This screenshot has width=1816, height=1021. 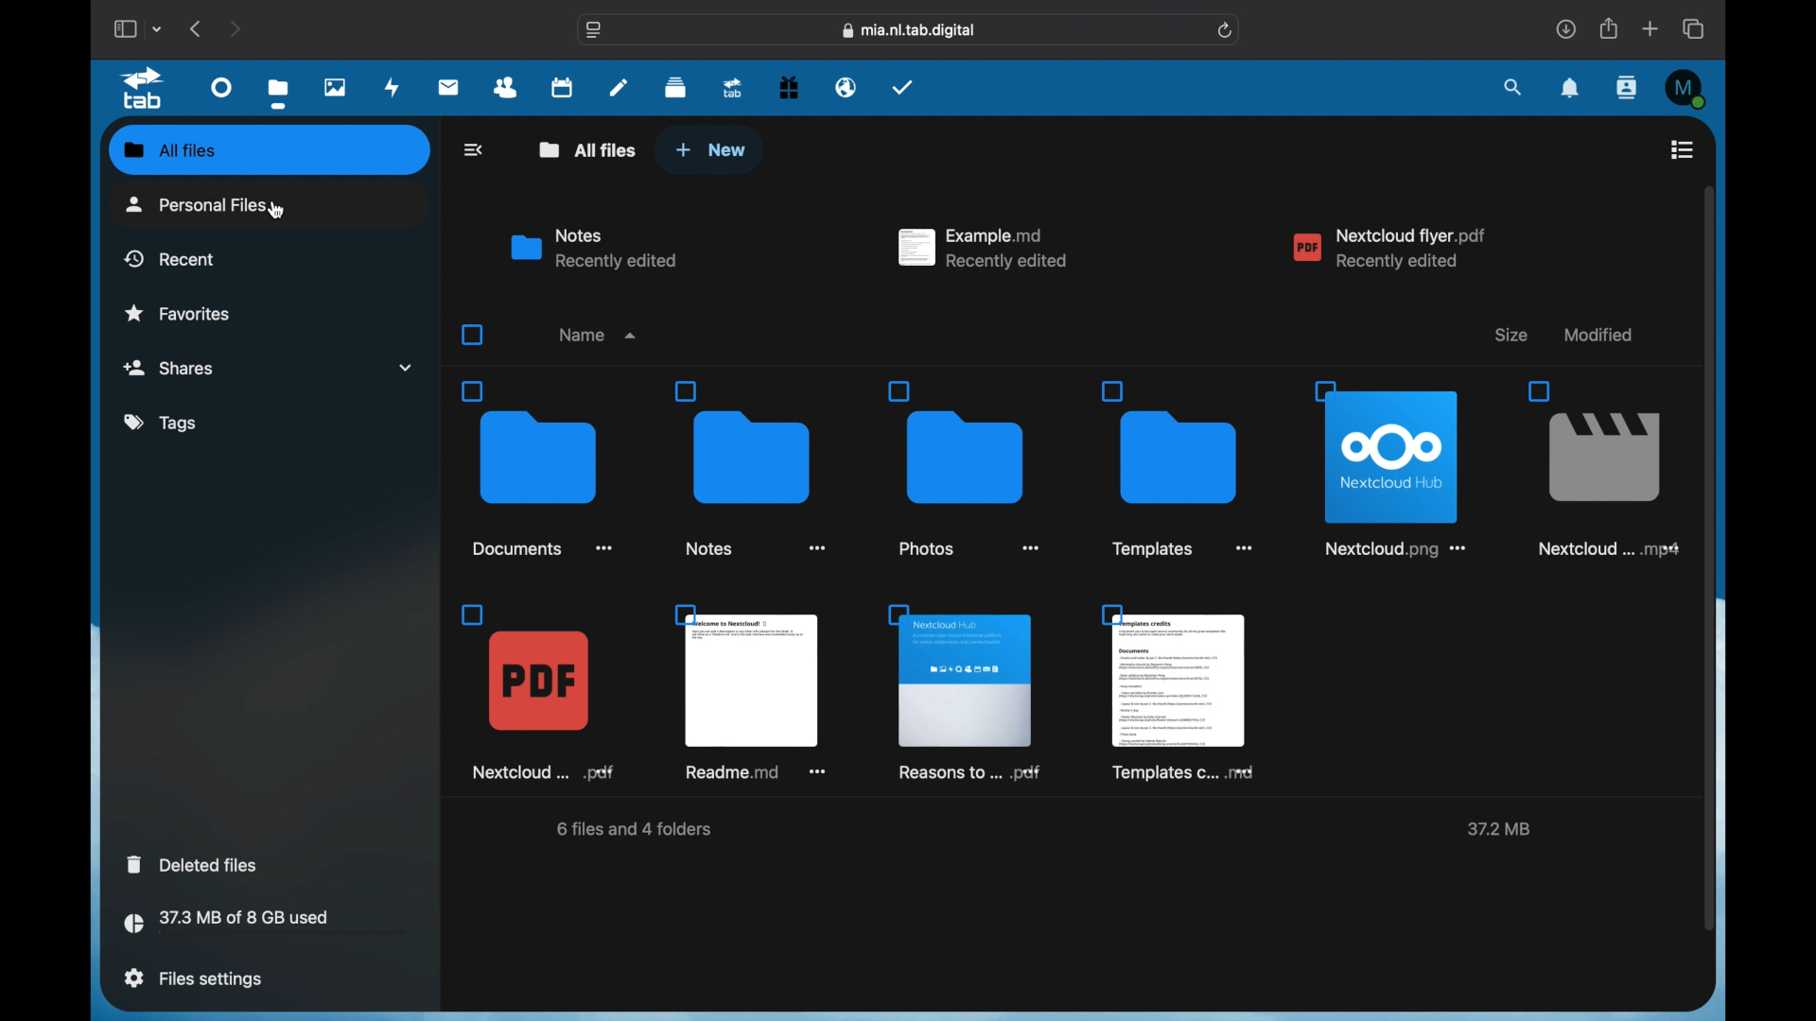 I want to click on recent, so click(x=169, y=258).